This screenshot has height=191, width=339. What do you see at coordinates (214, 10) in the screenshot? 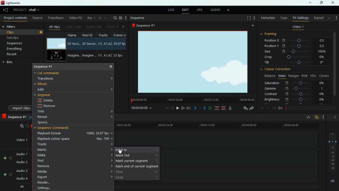
I see `audio` at bounding box center [214, 10].